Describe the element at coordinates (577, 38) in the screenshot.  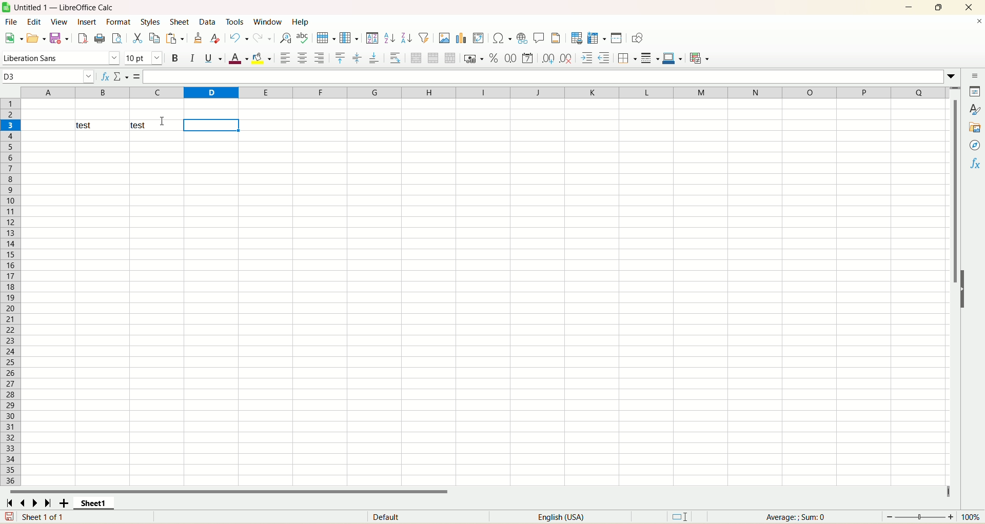
I see `define print area` at that location.